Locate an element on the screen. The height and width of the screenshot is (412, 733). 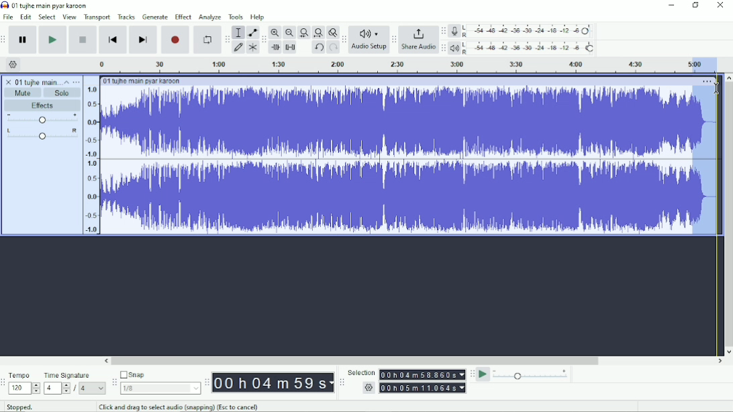
Selection is located at coordinates (361, 371).